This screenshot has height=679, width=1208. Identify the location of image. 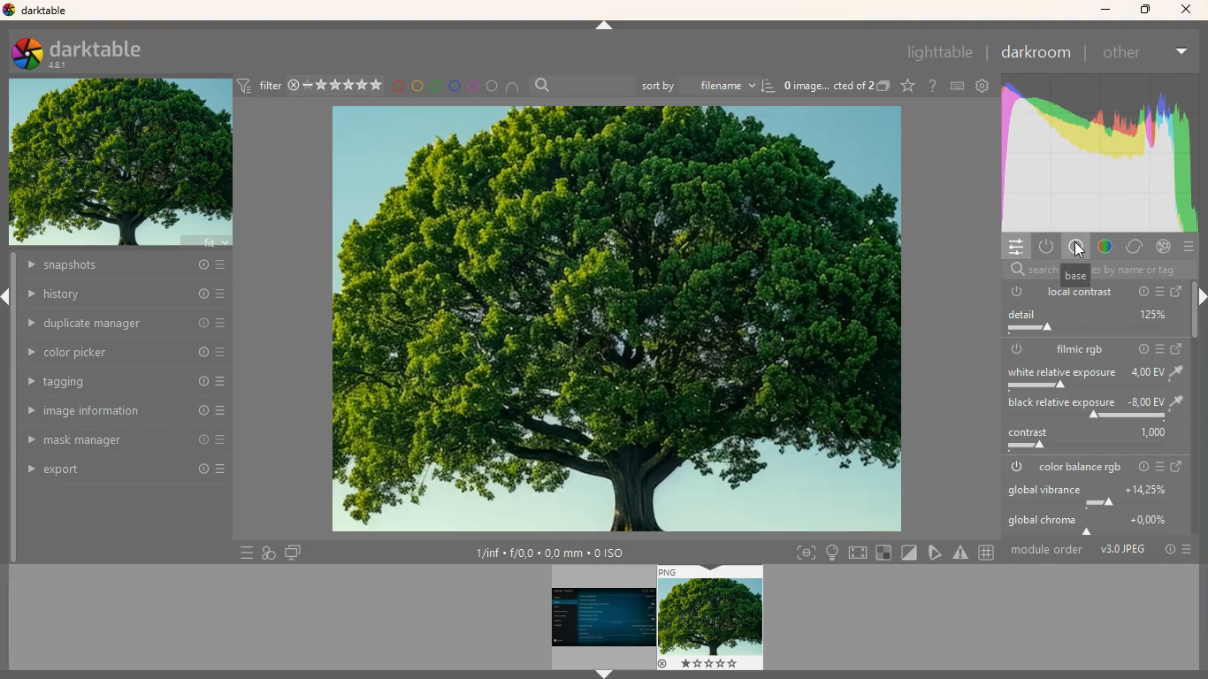
(710, 616).